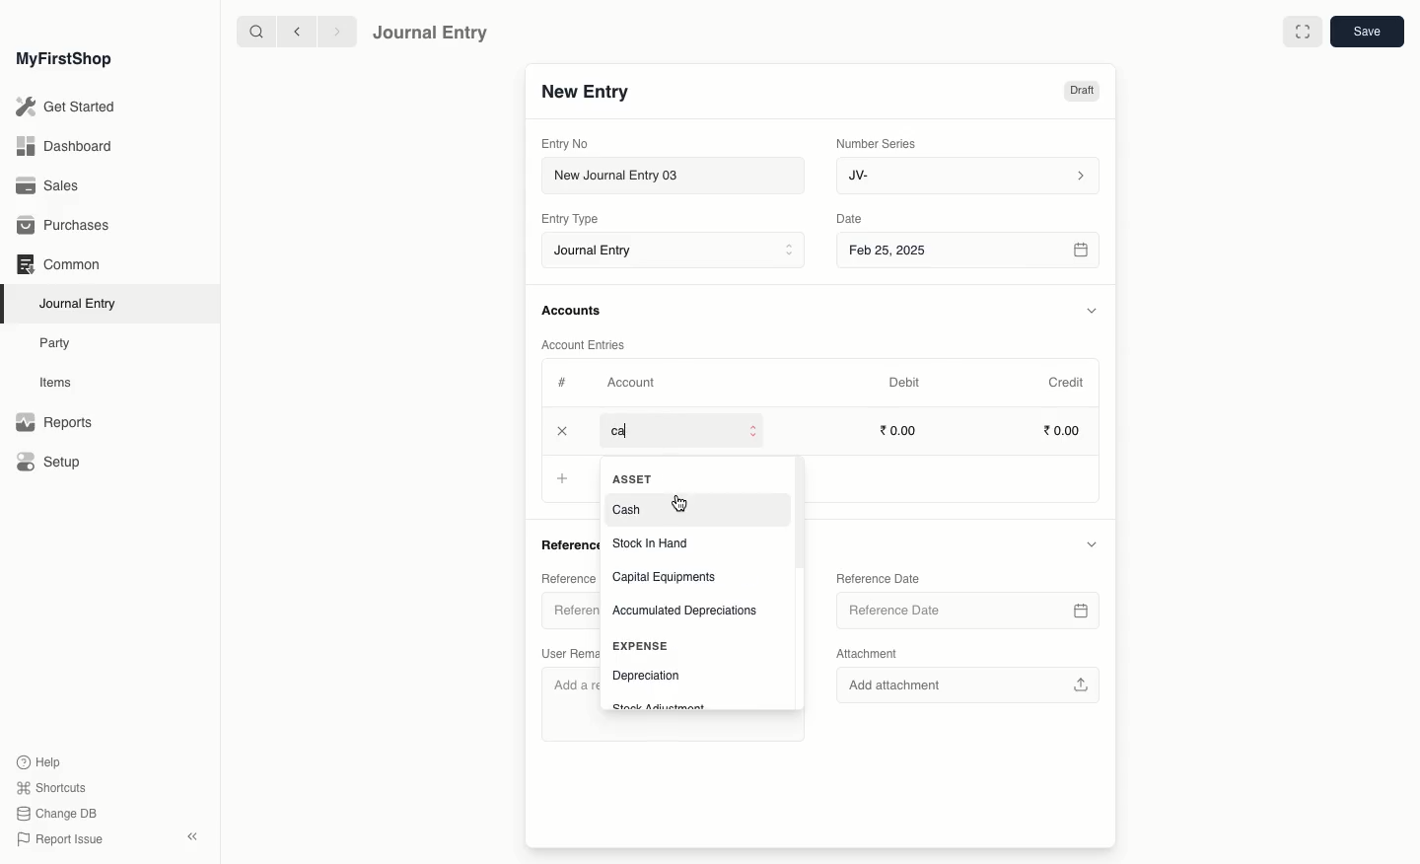 This screenshot has height=864, width=1420. Describe the element at coordinates (83, 303) in the screenshot. I see `Journal Entry` at that location.